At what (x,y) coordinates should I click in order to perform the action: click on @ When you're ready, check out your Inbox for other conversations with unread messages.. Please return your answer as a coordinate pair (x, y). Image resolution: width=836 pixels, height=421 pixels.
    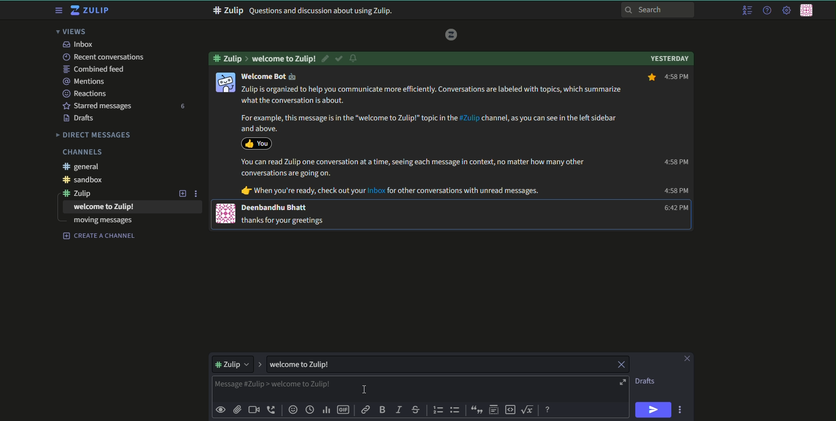
    Looking at the image, I should click on (391, 191).